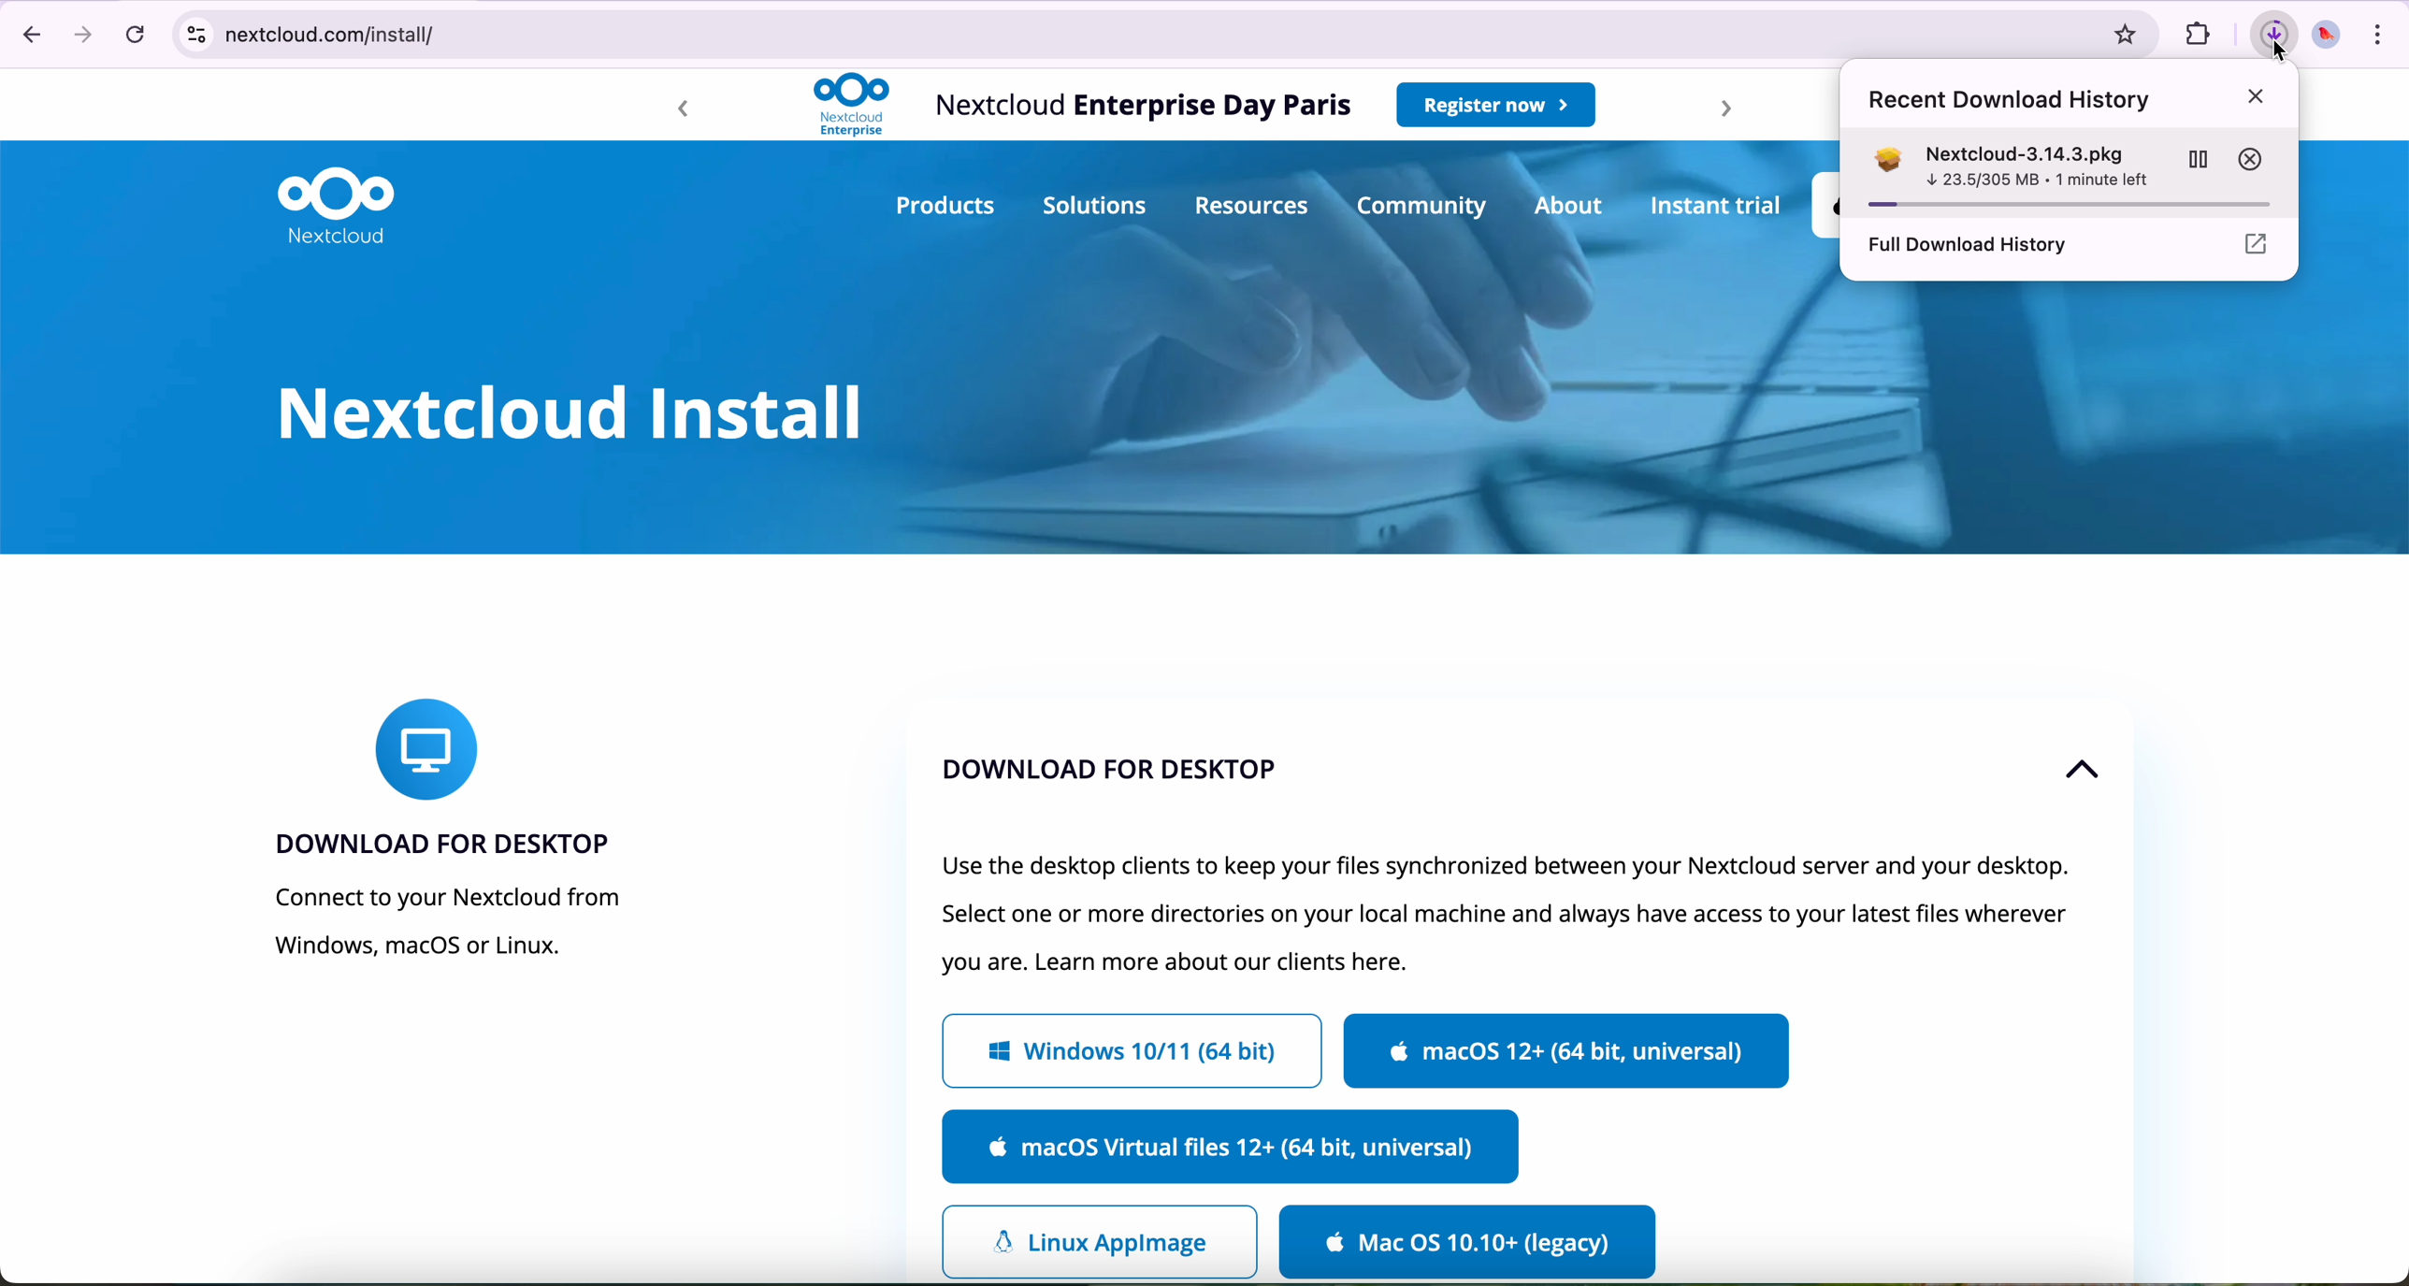 This screenshot has height=1286, width=2409. Describe the element at coordinates (1568, 1051) in the screenshot. I see `MacOs 12+ (64 bit, universal)` at that location.